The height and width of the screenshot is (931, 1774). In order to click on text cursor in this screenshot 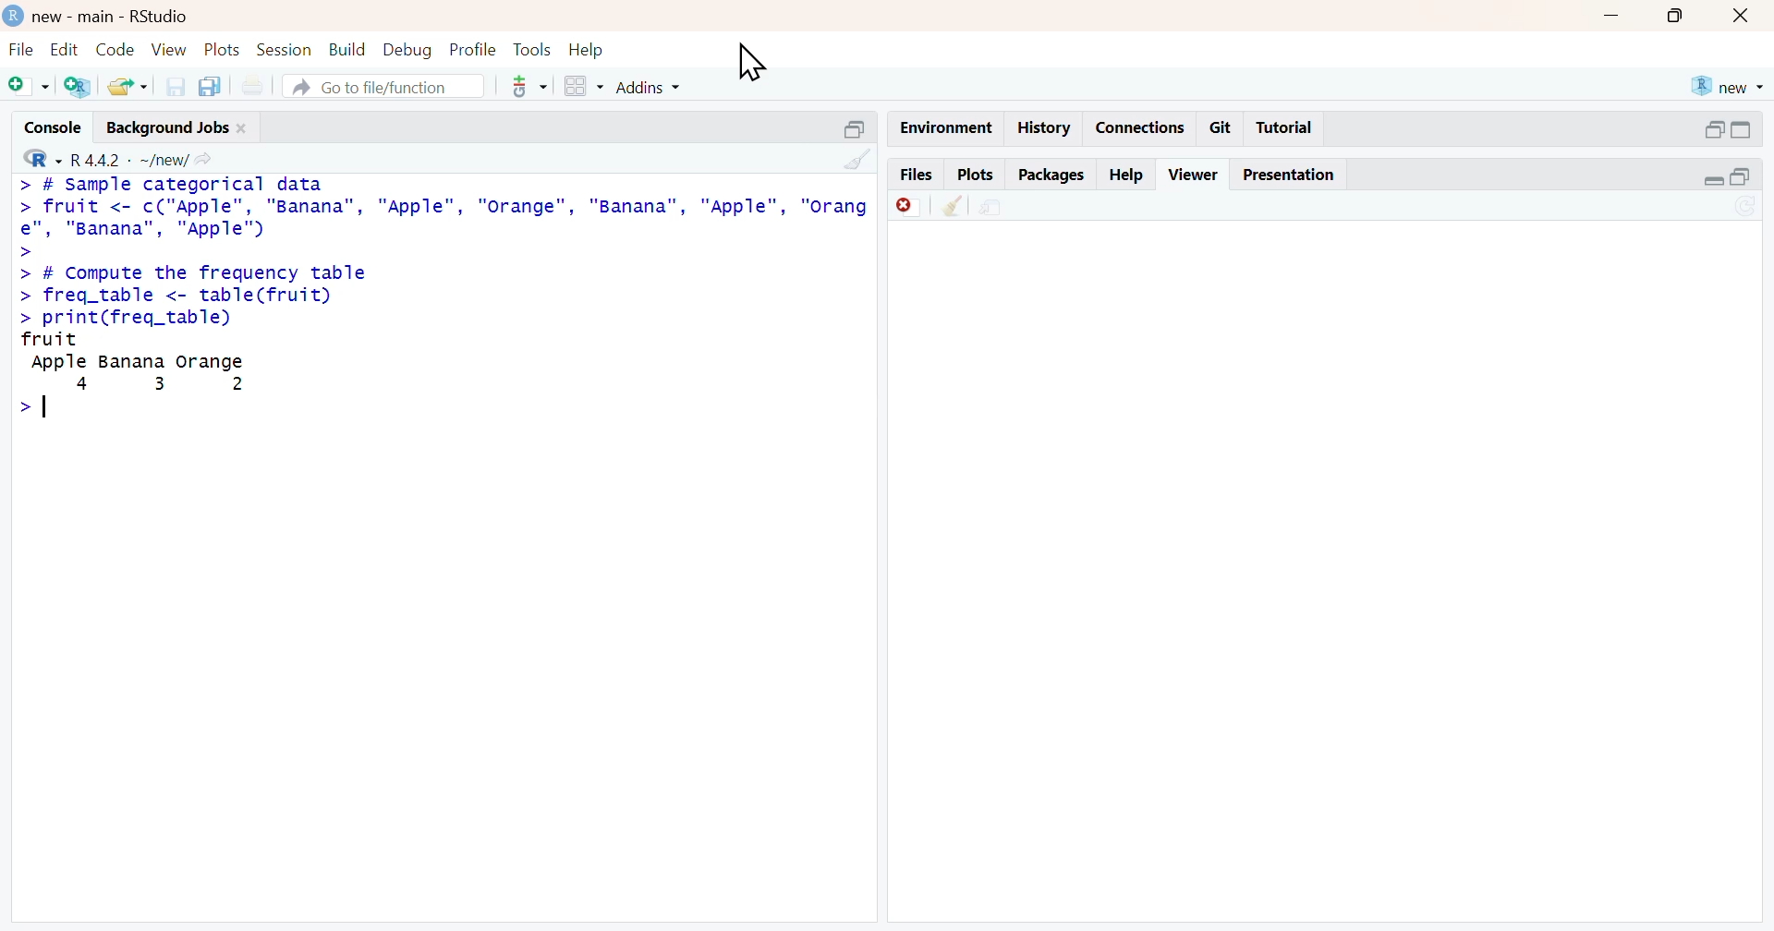, I will do `click(41, 410)`.